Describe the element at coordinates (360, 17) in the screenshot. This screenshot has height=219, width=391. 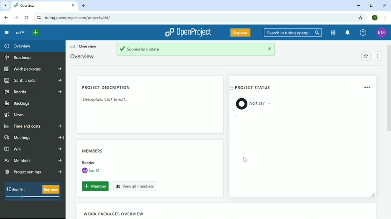
I see `Bookmark this tab` at that location.